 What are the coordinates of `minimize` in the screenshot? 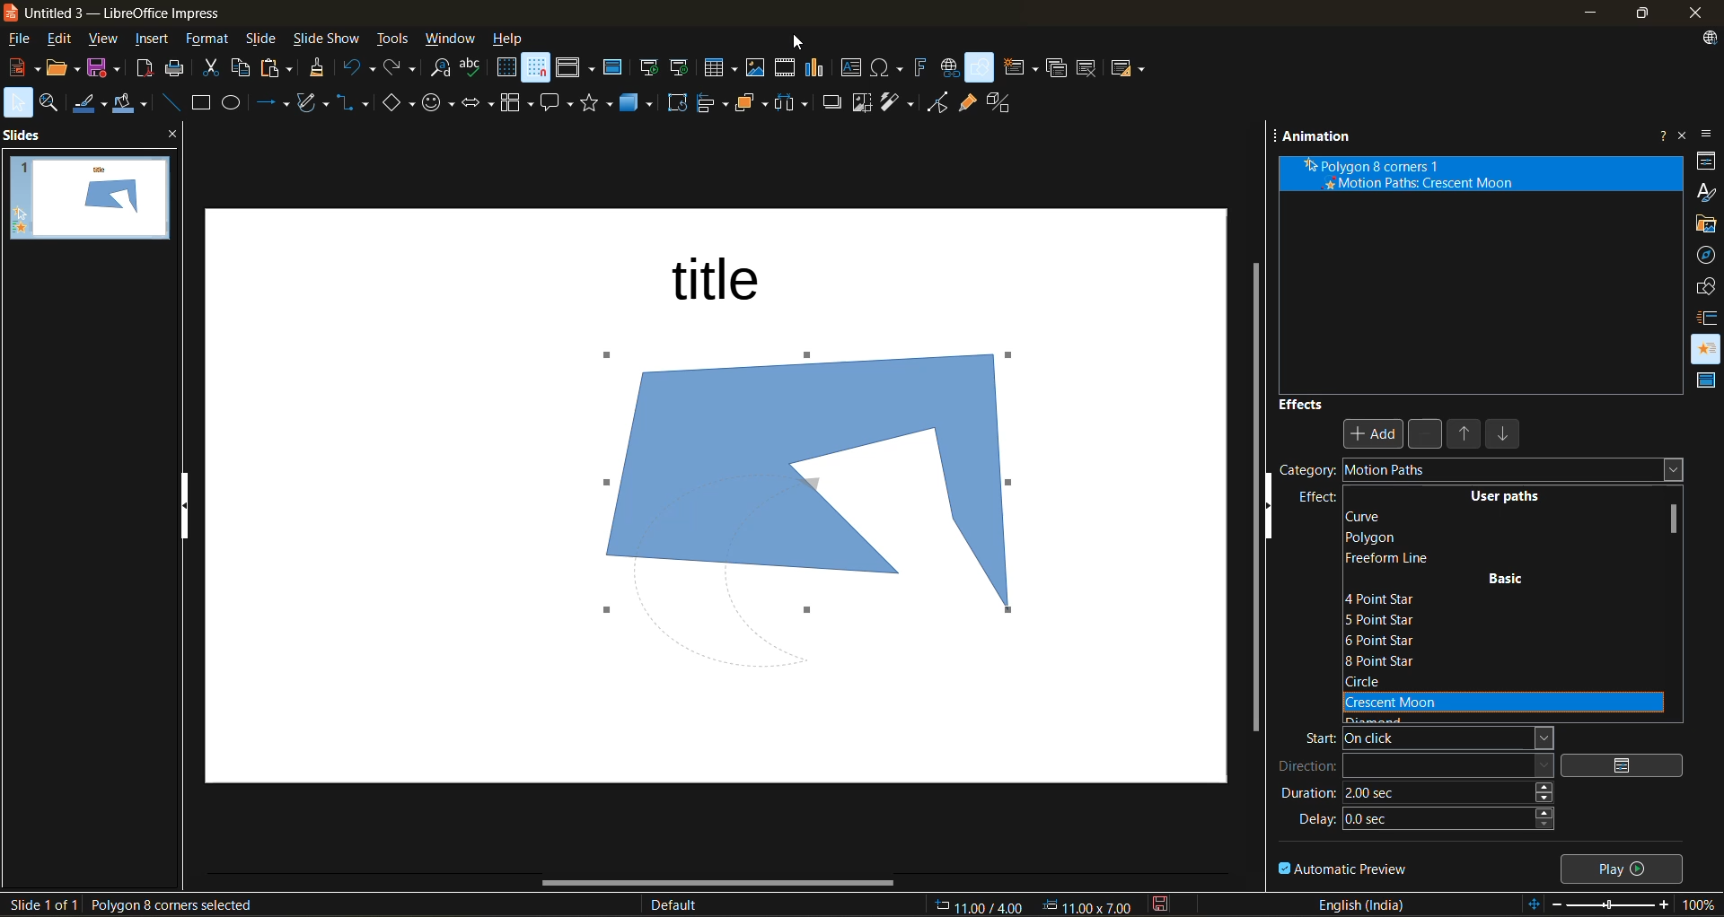 It's located at (1587, 15).